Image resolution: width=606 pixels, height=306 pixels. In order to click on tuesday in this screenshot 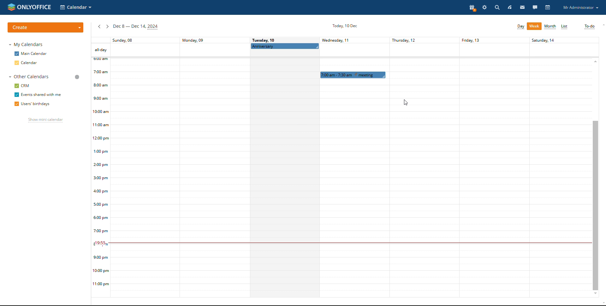, I will do `click(284, 175)`.